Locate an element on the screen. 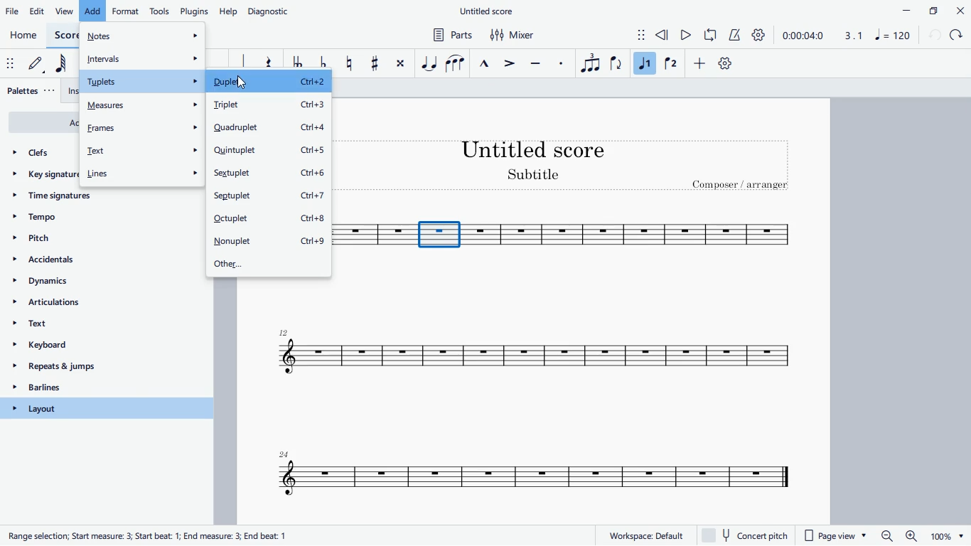  key signatures is located at coordinates (43, 178).